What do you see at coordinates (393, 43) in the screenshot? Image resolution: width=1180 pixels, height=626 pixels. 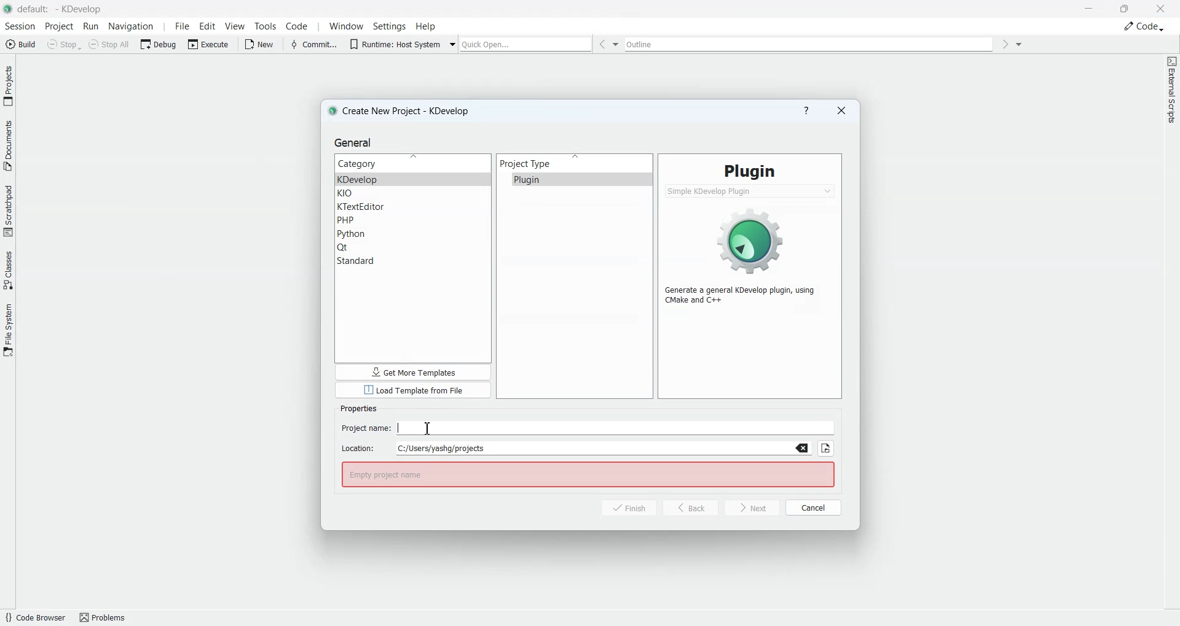 I see `Runtime: Host System` at bounding box center [393, 43].